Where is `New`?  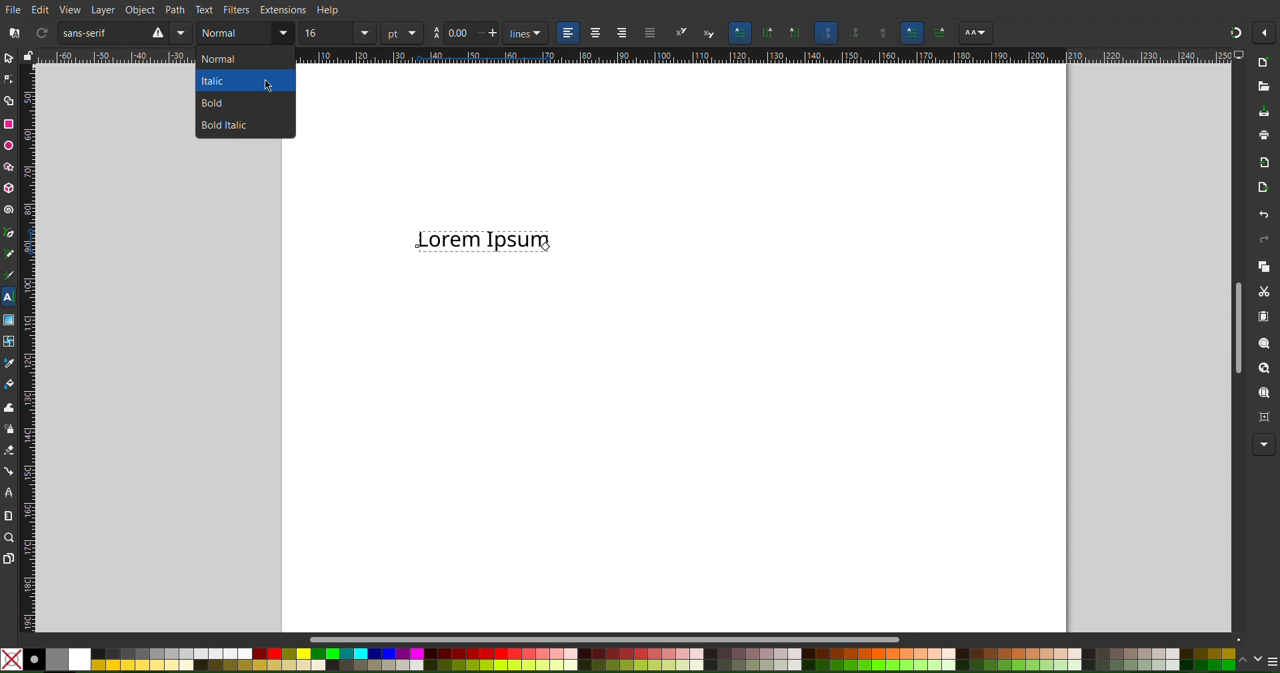
New is located at coordinates (1264, 62).